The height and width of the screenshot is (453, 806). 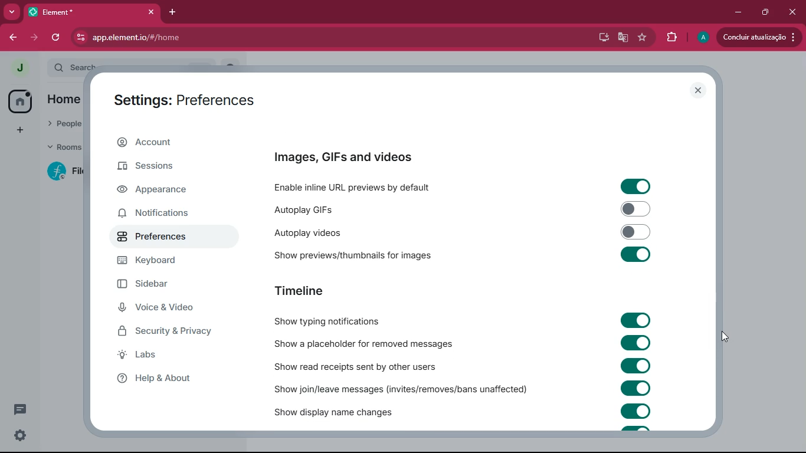 I want to click on toggle on/off, so click(x=635, y=411).